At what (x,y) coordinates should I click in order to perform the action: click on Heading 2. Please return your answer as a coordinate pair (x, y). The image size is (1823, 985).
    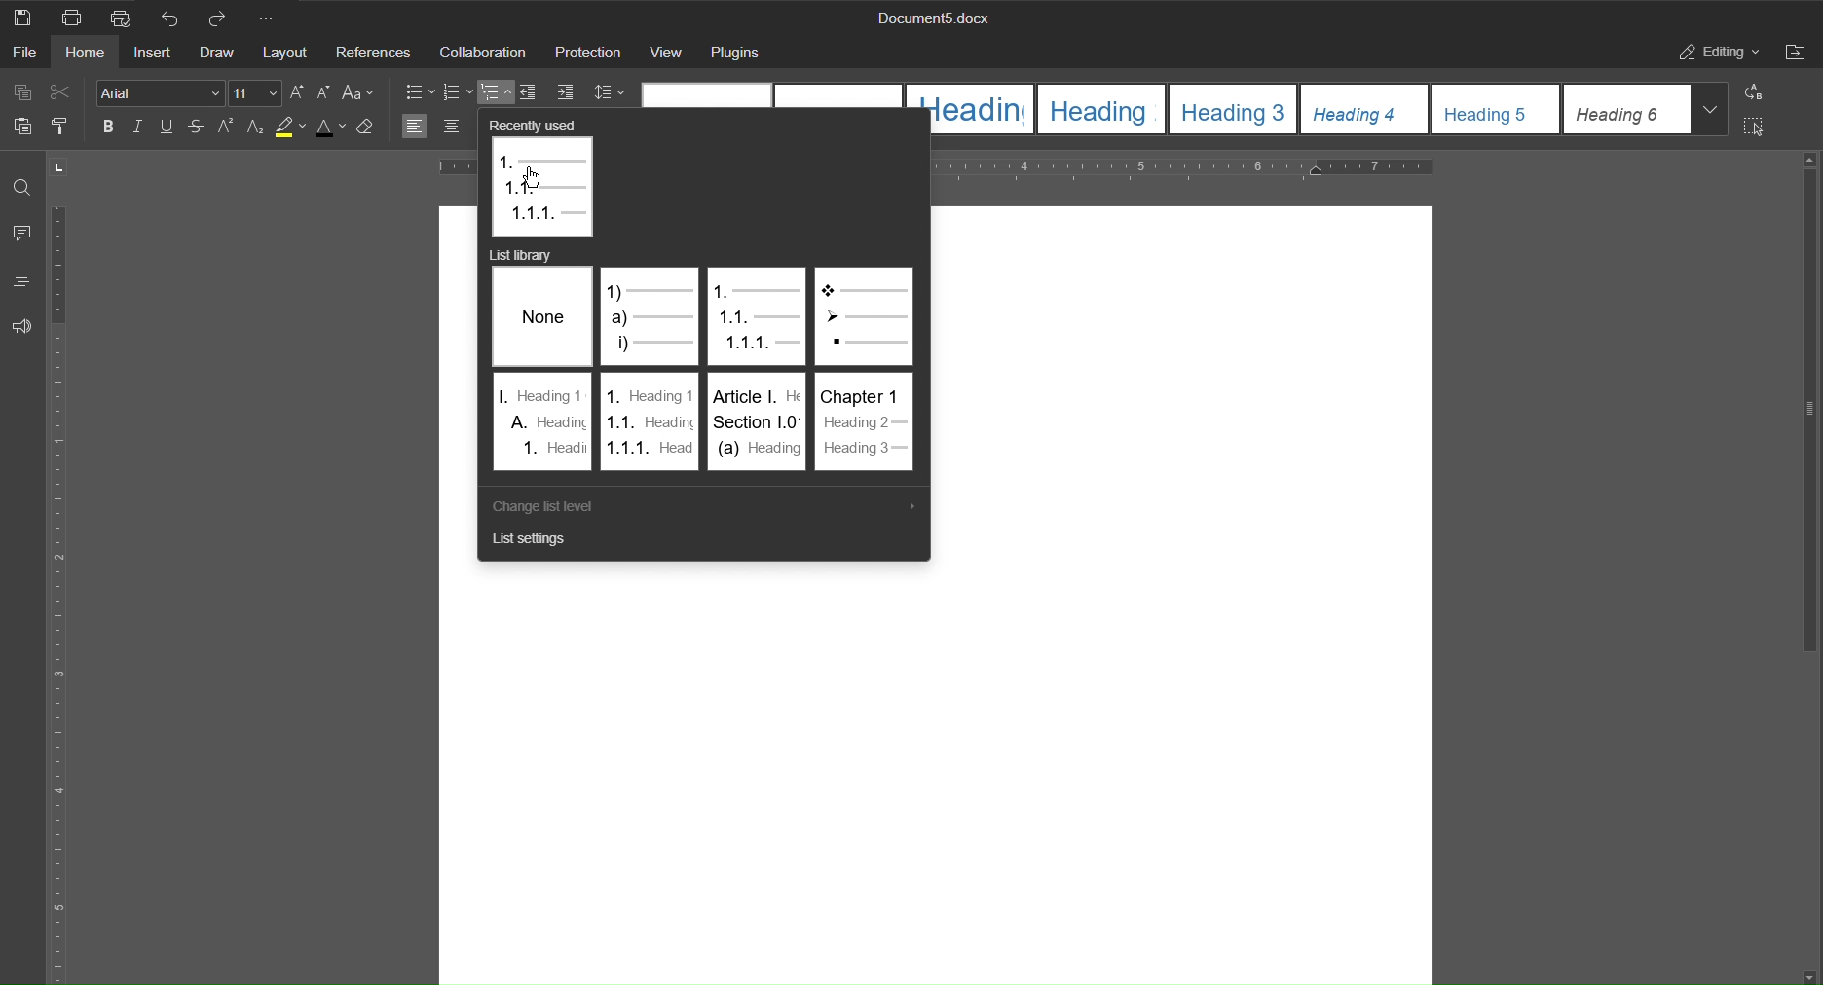
    Looking at the image, I should click on (1104, 110).